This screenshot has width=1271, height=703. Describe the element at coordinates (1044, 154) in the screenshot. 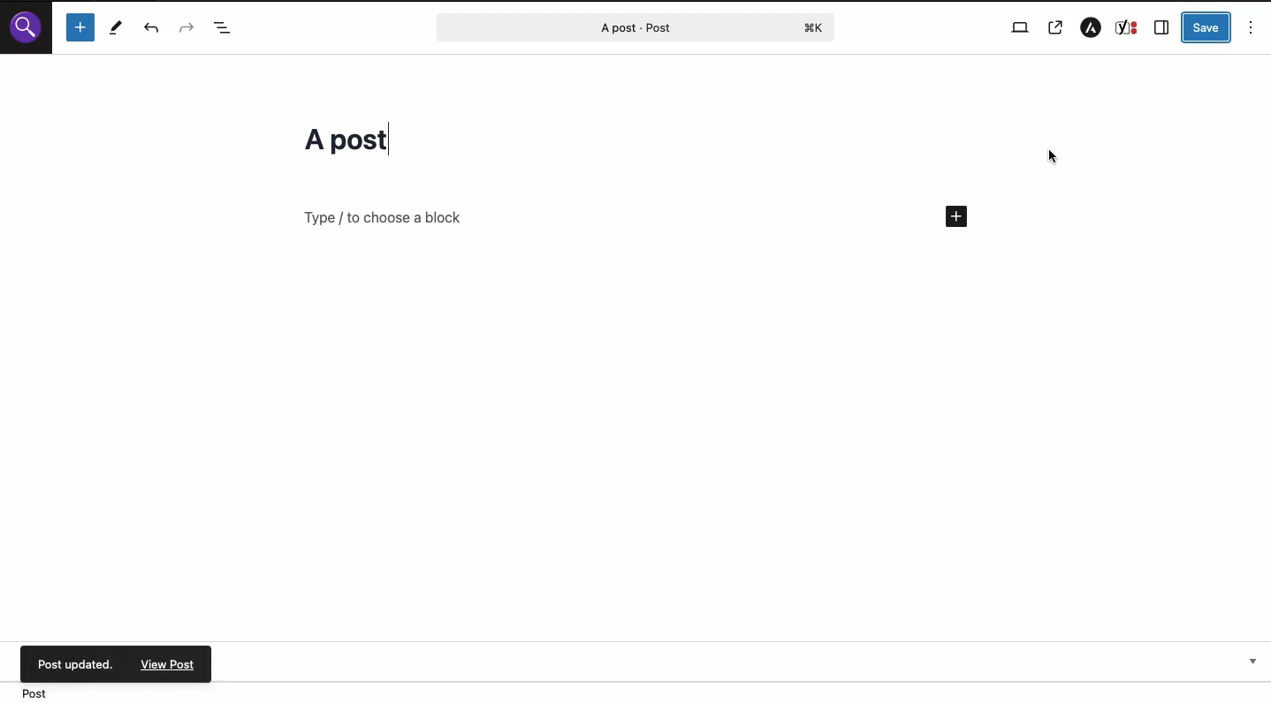

I see `Cursor` at that location.